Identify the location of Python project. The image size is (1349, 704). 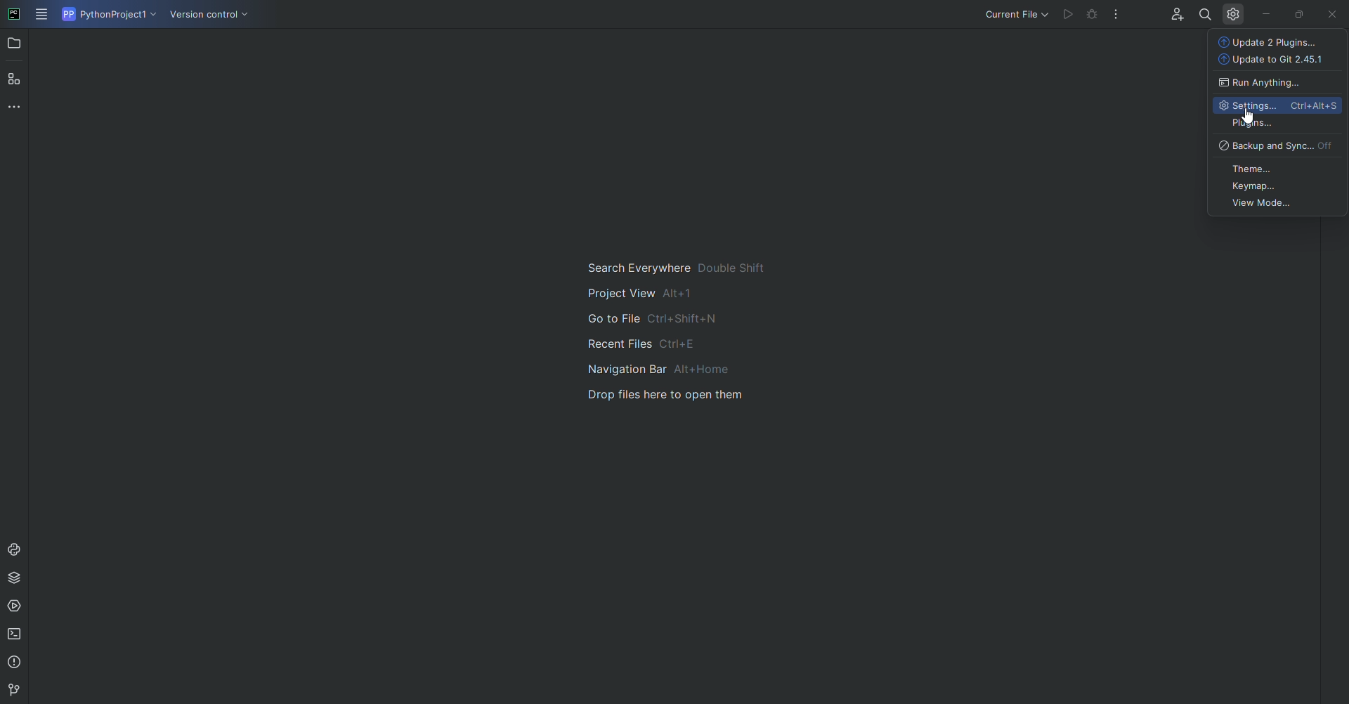
(107, 15).